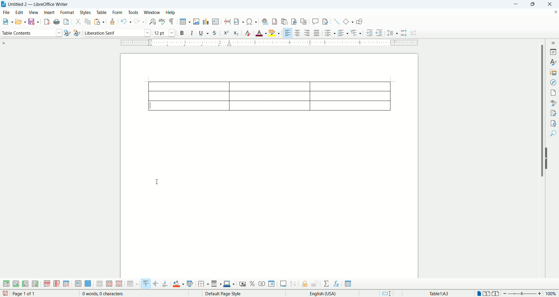  I want to click on border color, so click(229, 284).